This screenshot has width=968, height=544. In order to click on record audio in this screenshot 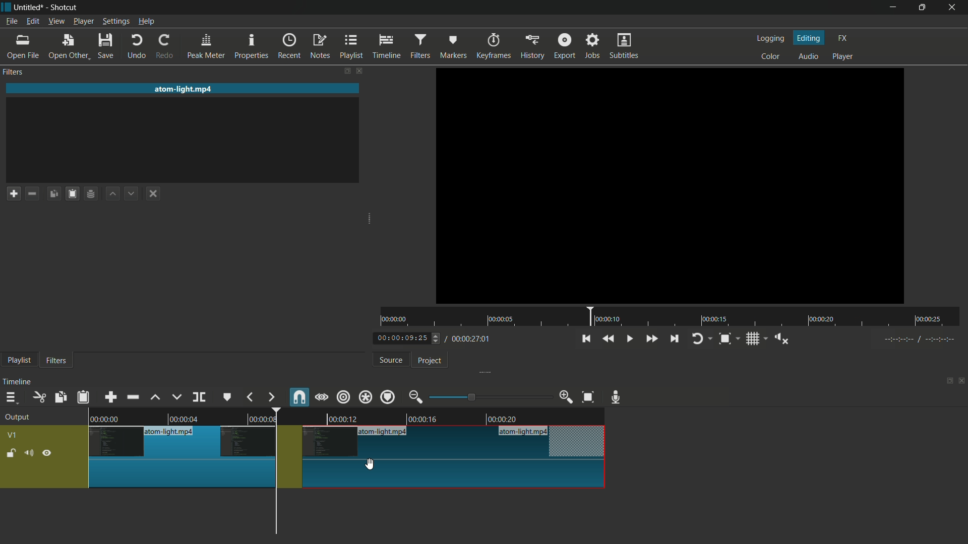, I will do `click(619, 397)`.